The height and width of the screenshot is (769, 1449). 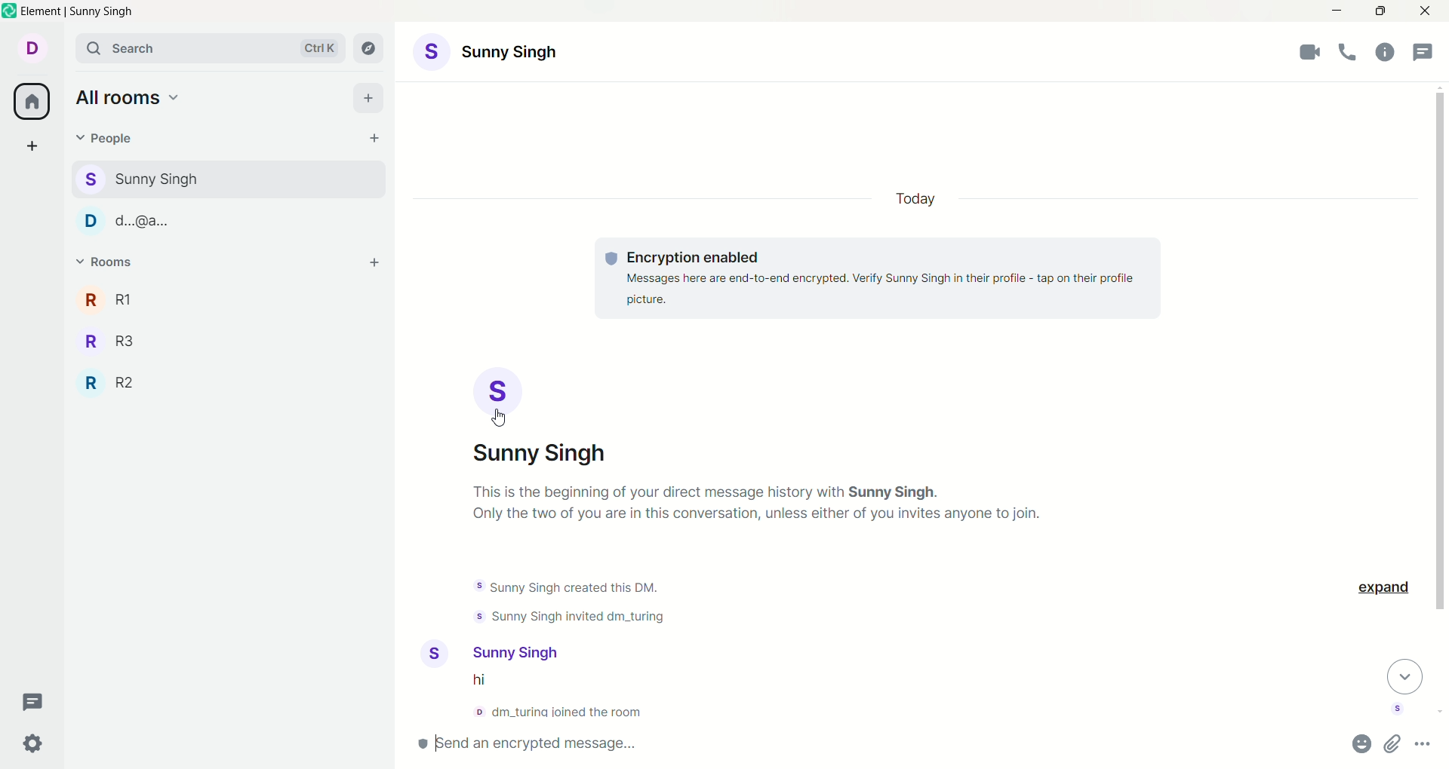 What do you see at coordinates (31, 47) in the screenshot?
I see `account` at bounding box center [31, 47].